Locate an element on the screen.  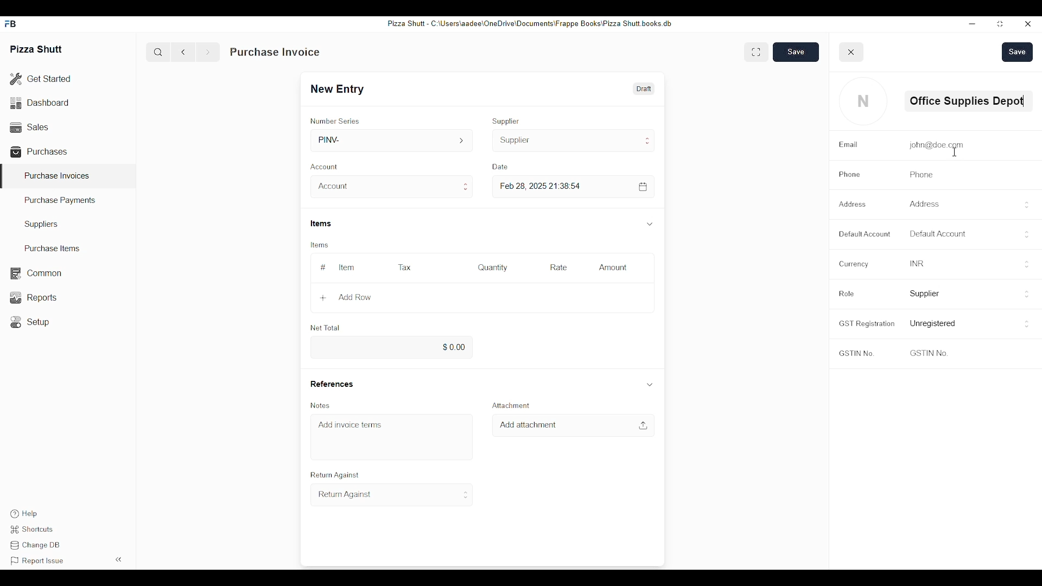
# is located at coordinates (323, 267).